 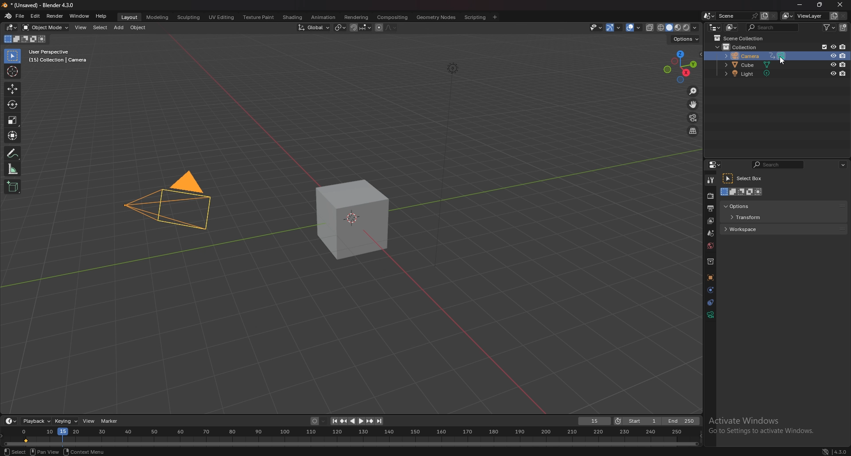 I want to click on add cube, so click(x=11, y=187).